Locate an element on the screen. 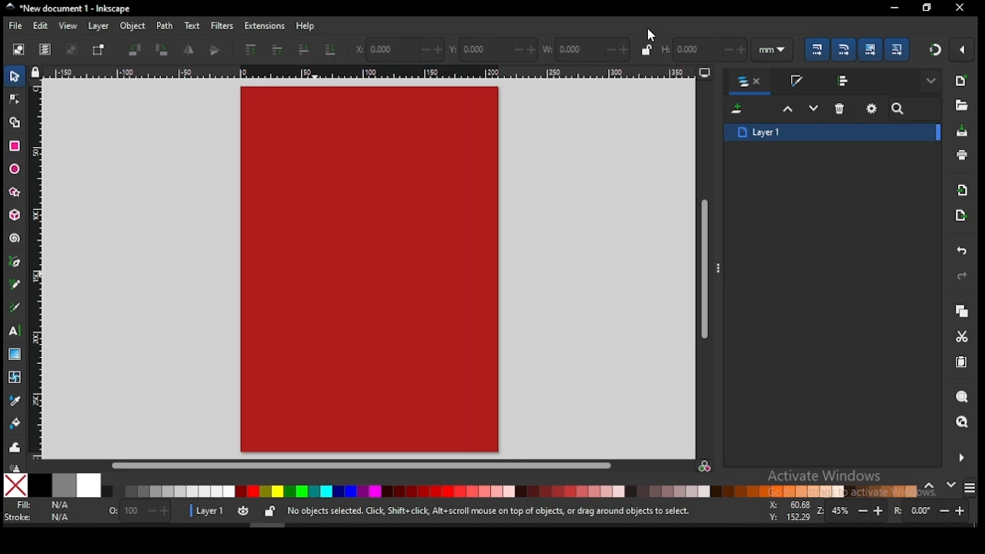 The image size is (985, 554). text is located at coordinates (192, 25).